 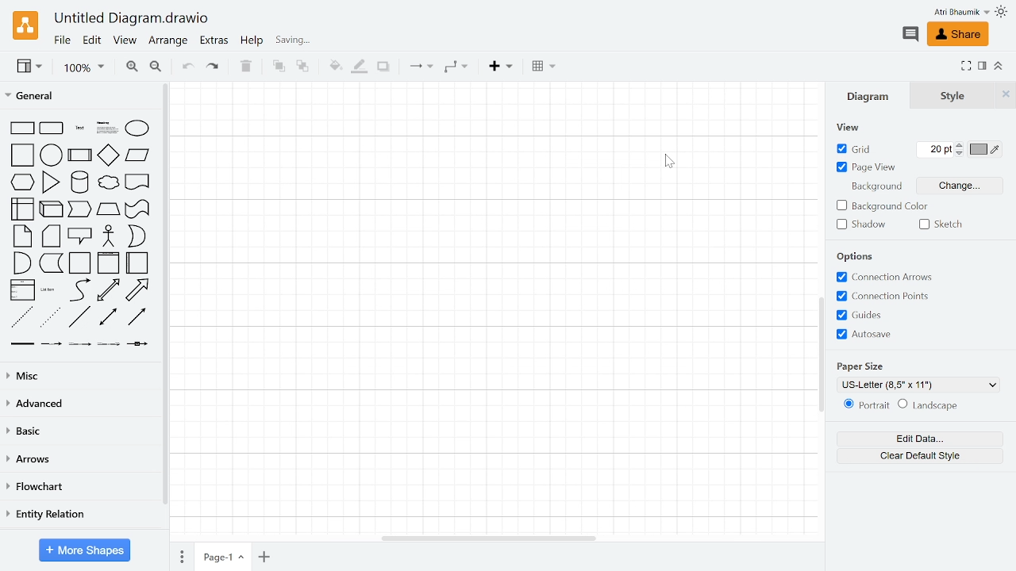 I want to click on Waypoints, so click(x=457, y=67).